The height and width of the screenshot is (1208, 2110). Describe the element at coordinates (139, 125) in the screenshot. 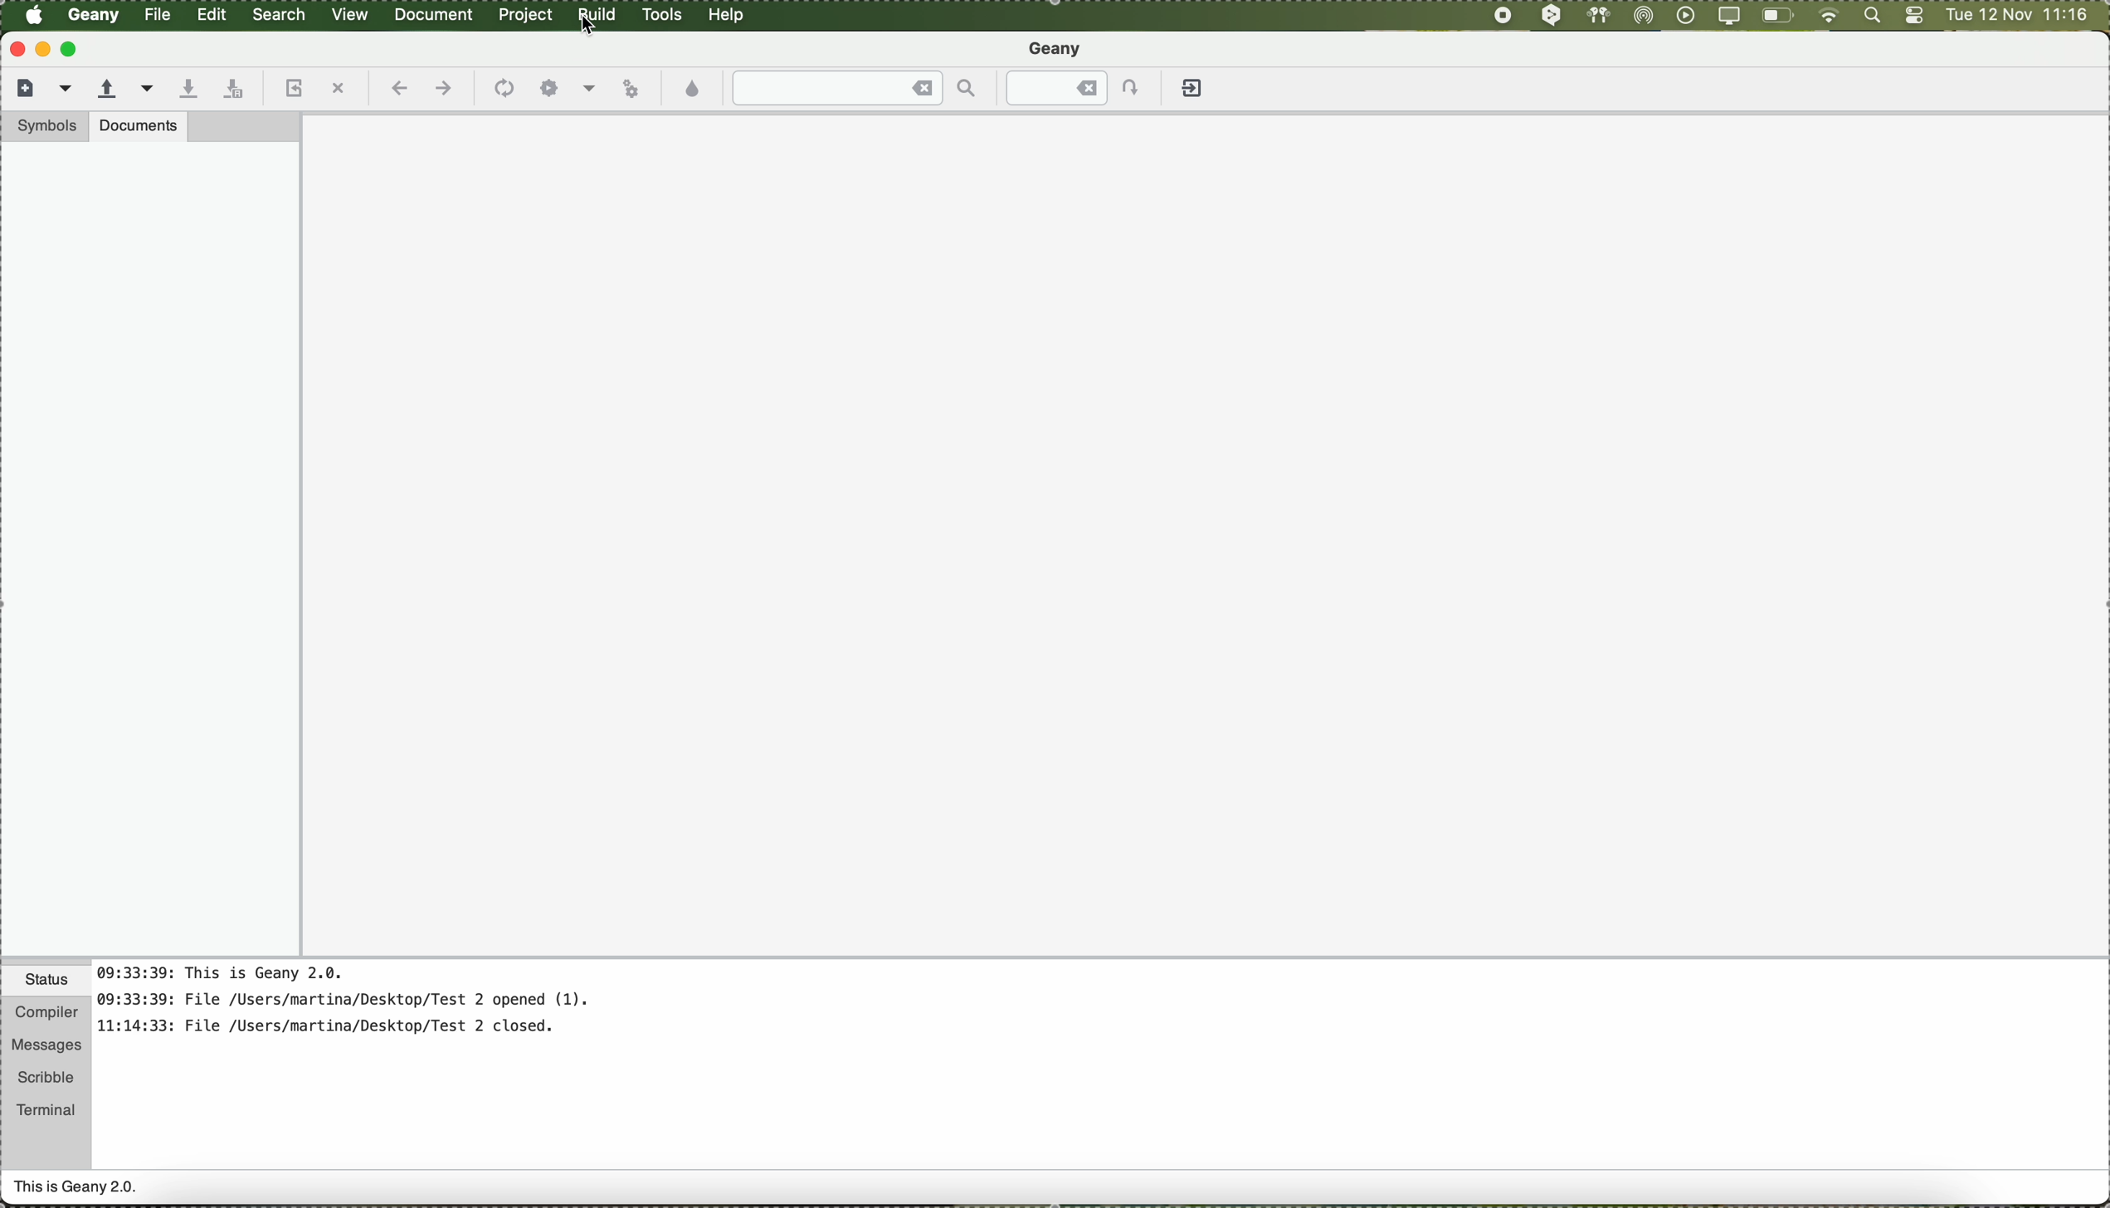

I see `documents` at that location.